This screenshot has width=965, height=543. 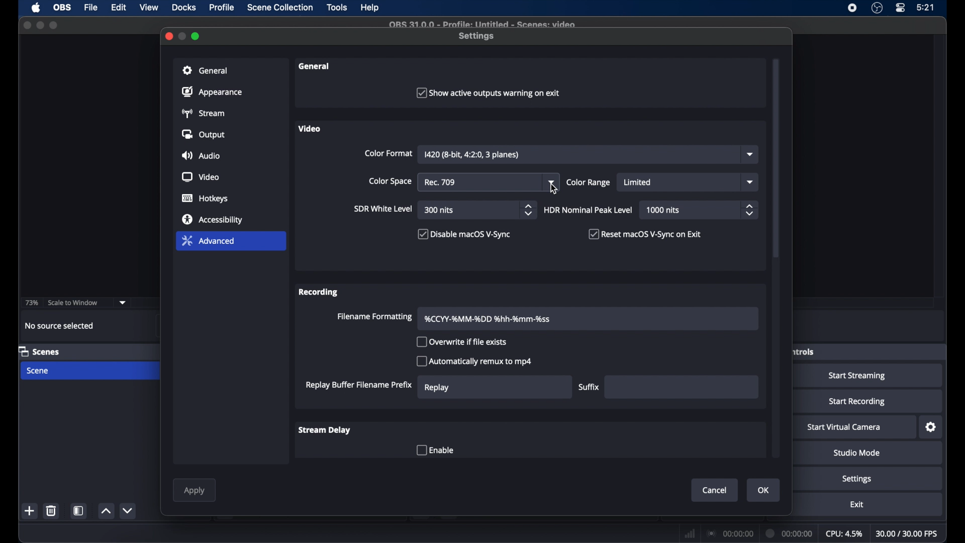 I want to click on scale to window, so click(x=73, y=303).